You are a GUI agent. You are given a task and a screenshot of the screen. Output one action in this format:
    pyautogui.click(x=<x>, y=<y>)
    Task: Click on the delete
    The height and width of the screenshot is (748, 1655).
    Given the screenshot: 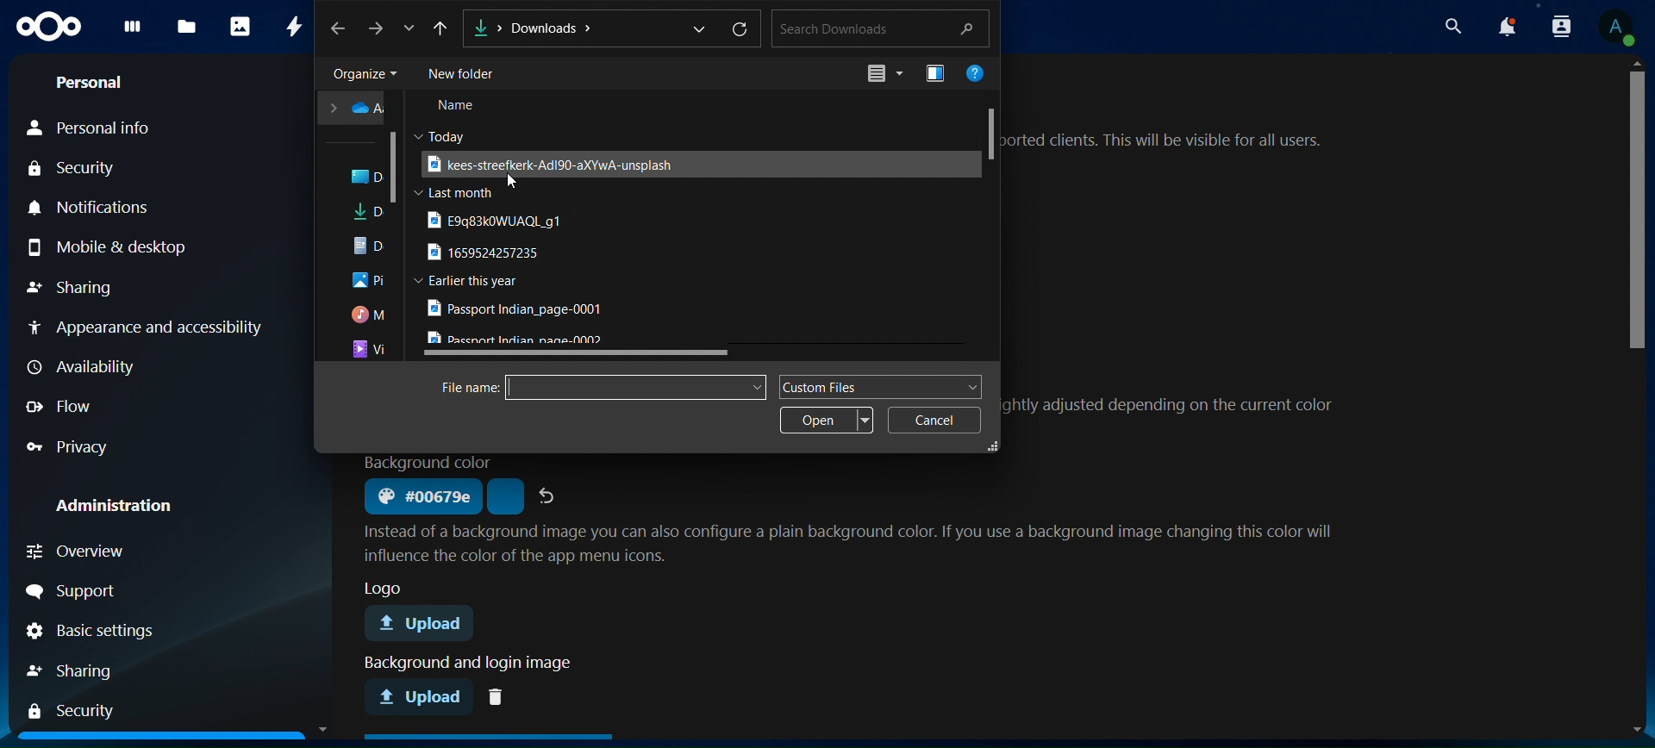 What is the action you would take?
    pyautogui.click(x=500, y=695)
    